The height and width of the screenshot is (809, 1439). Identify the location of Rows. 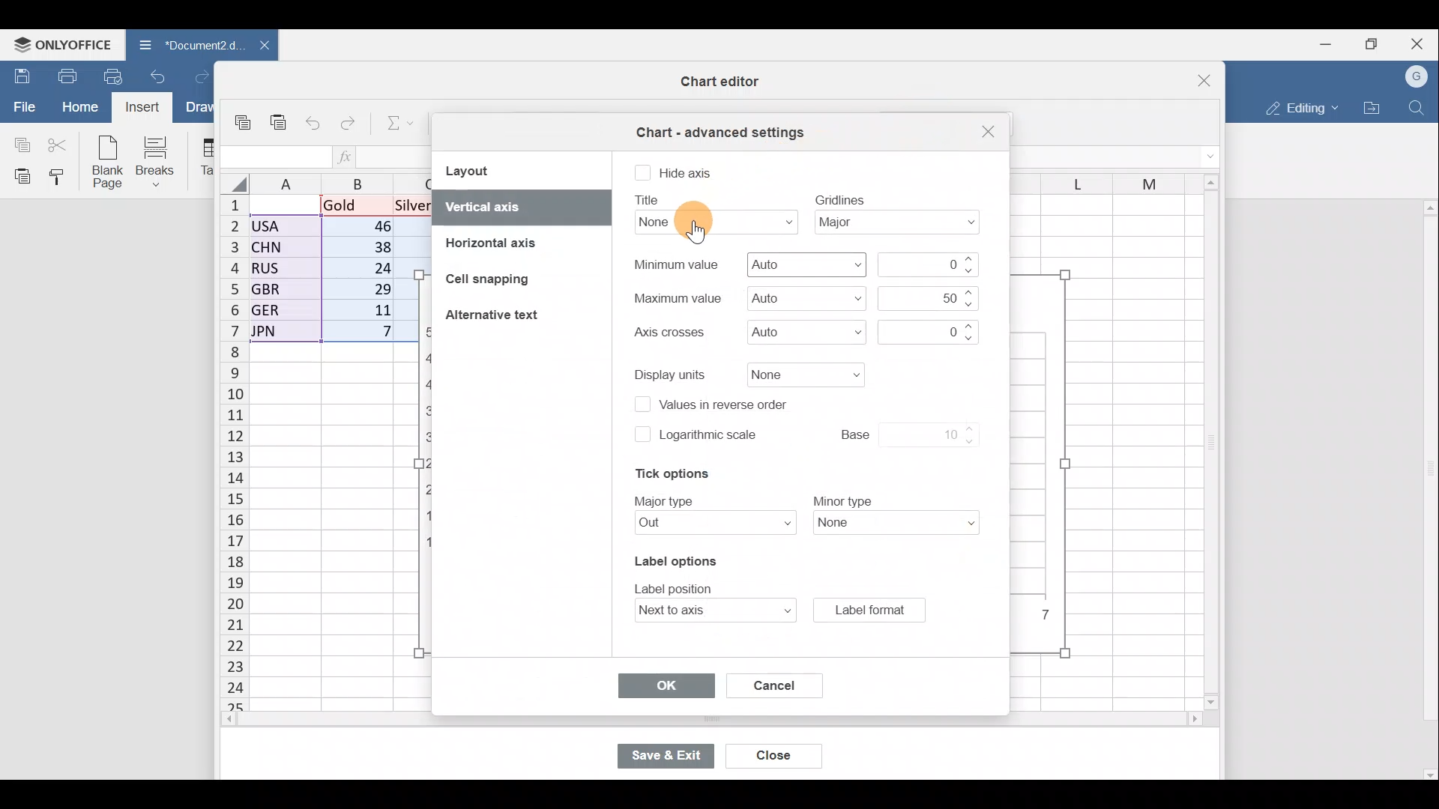
(225, 454).